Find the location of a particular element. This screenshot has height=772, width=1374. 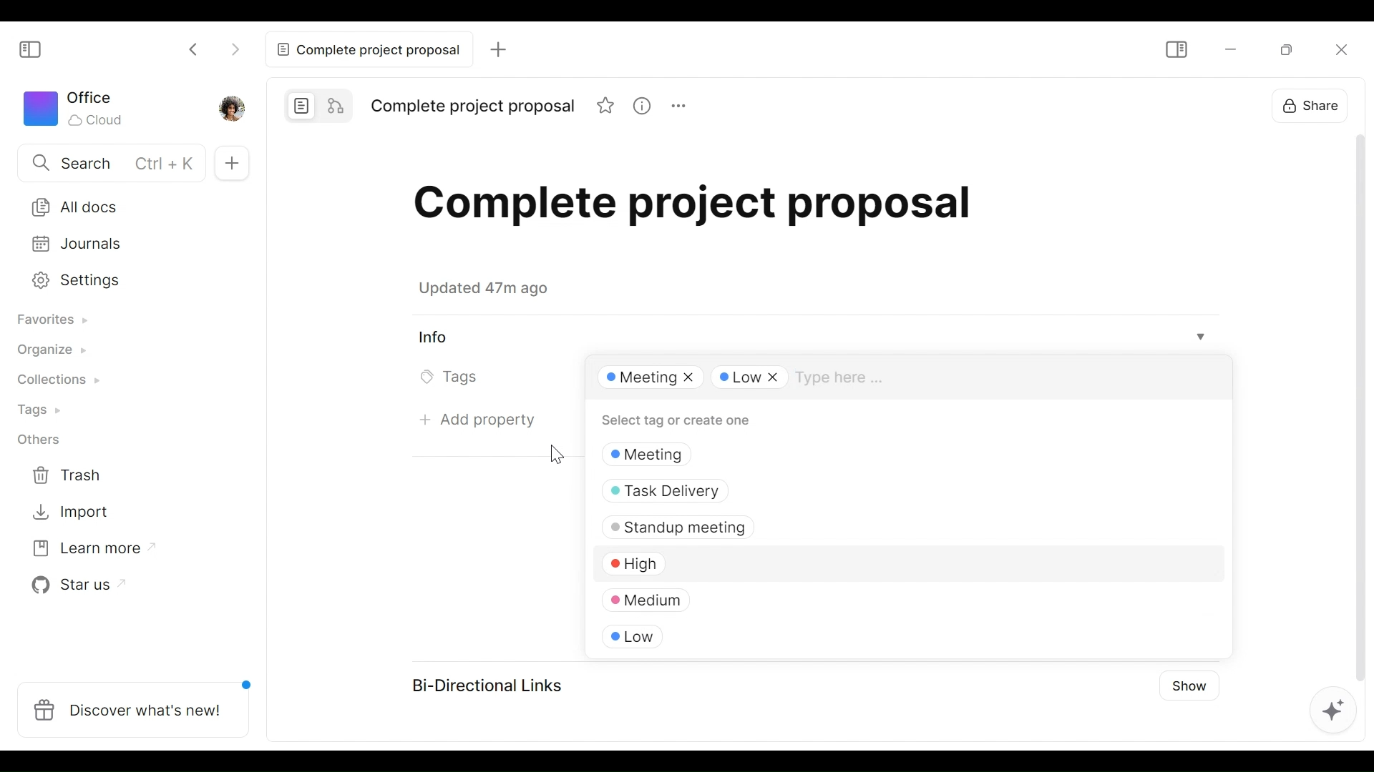

Scroll is located at coordinates (1222, 513).